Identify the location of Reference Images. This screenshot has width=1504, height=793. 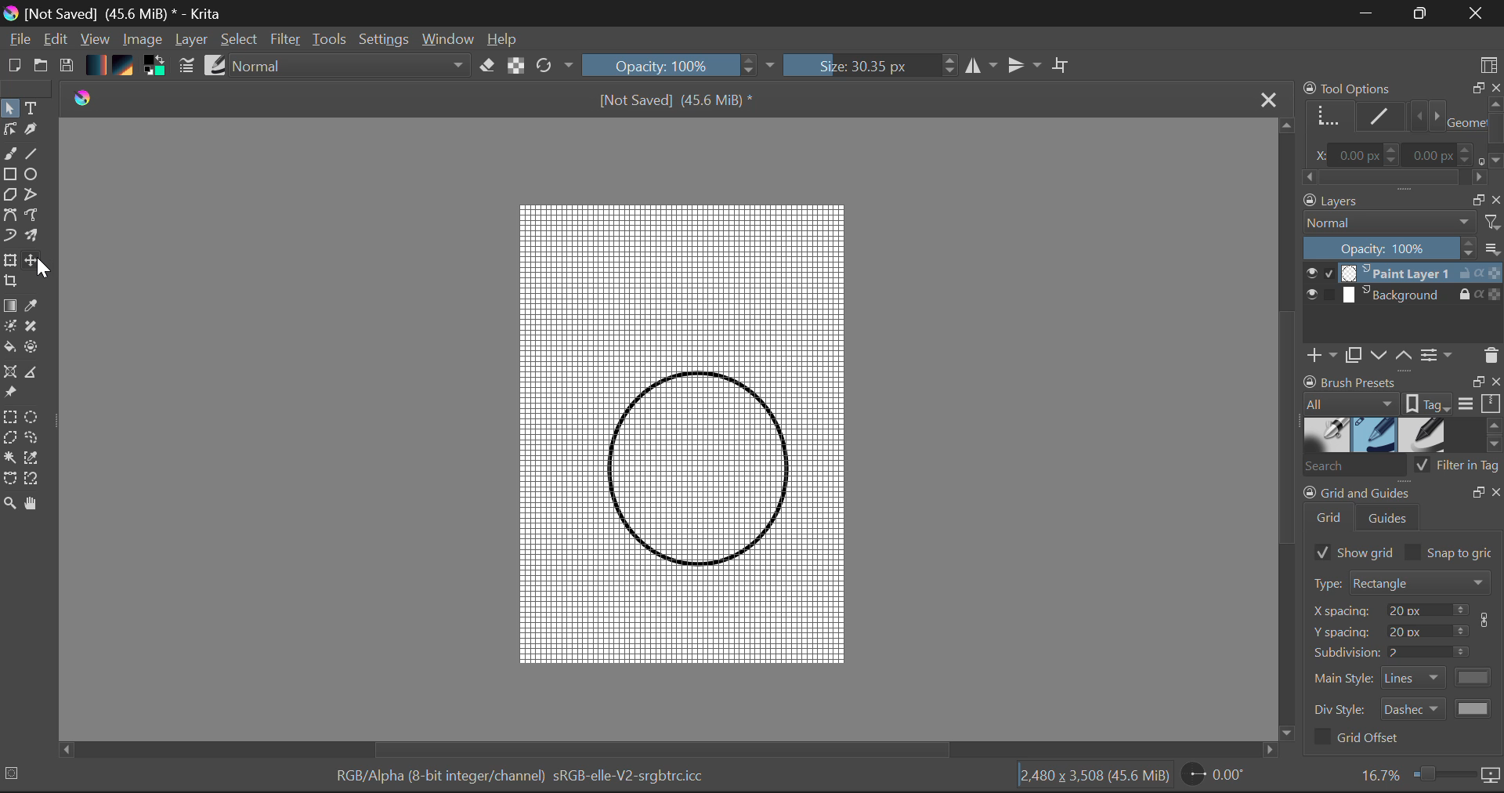
(10, 393).